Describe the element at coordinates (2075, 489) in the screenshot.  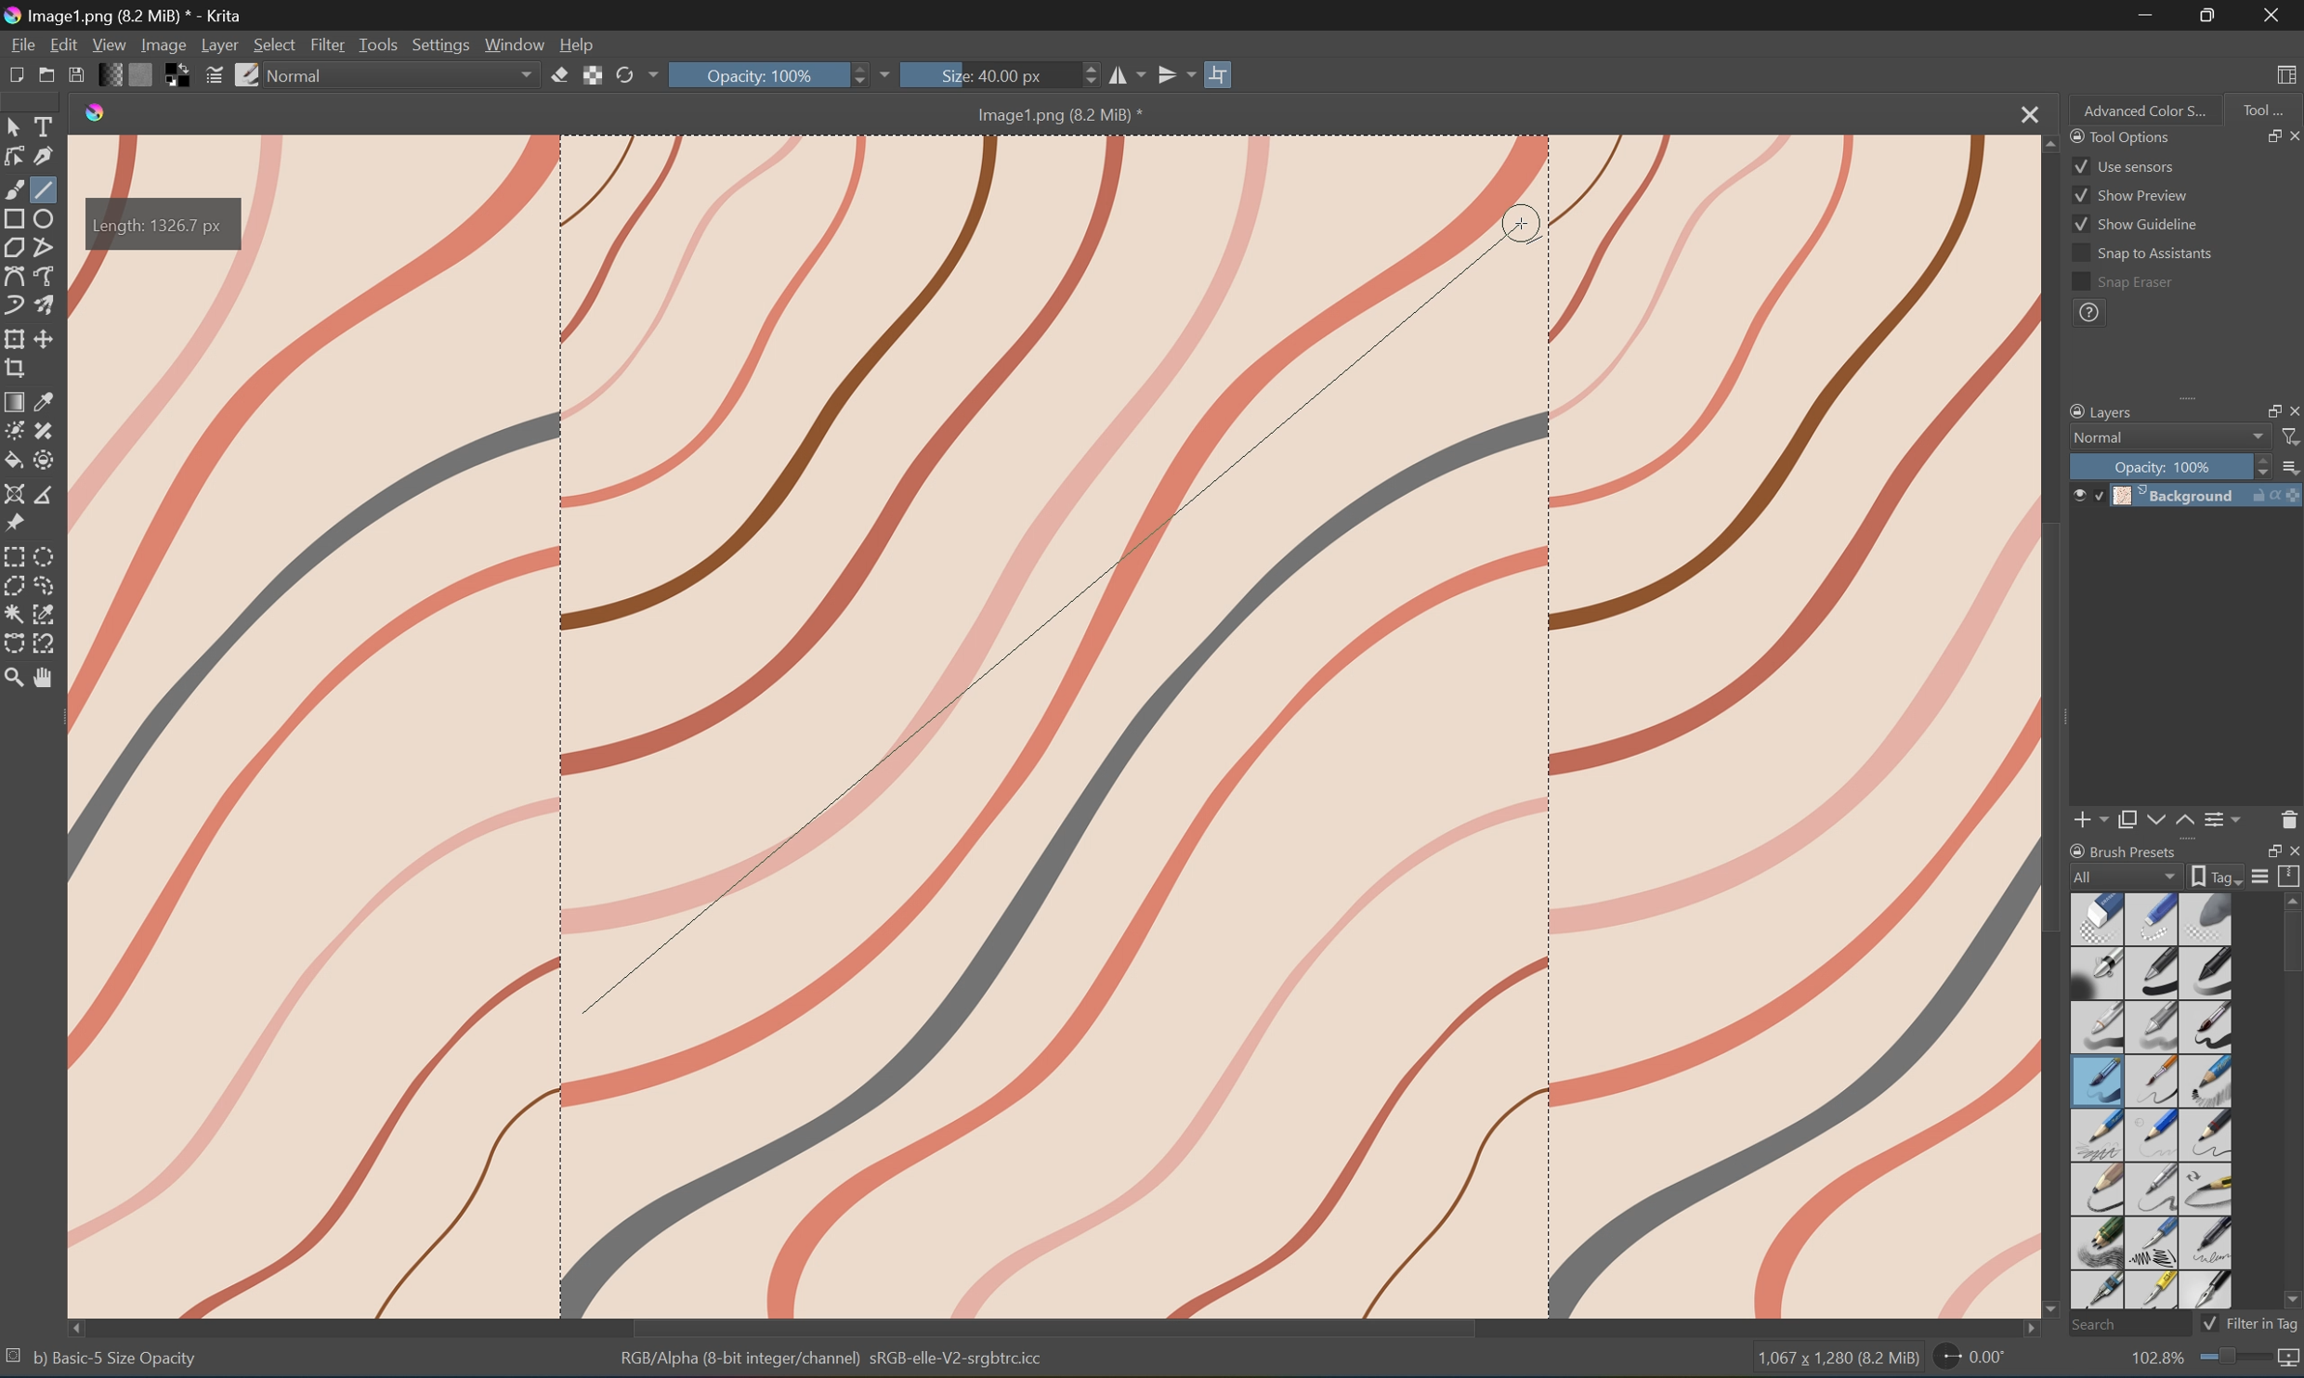
I see `Visibility` at that location.